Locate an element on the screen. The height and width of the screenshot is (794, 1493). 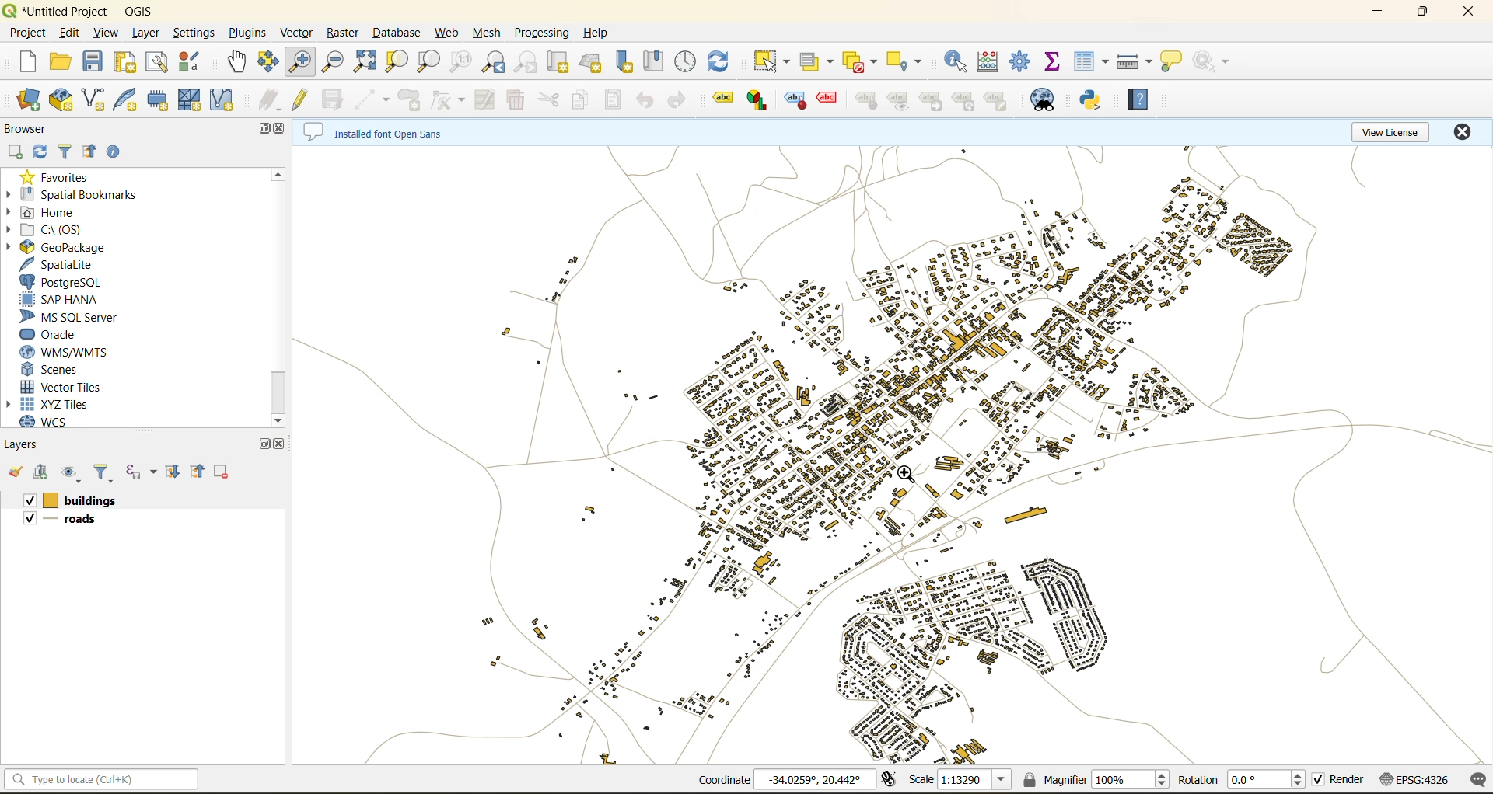
delete  is located at coordinates (221, 471).